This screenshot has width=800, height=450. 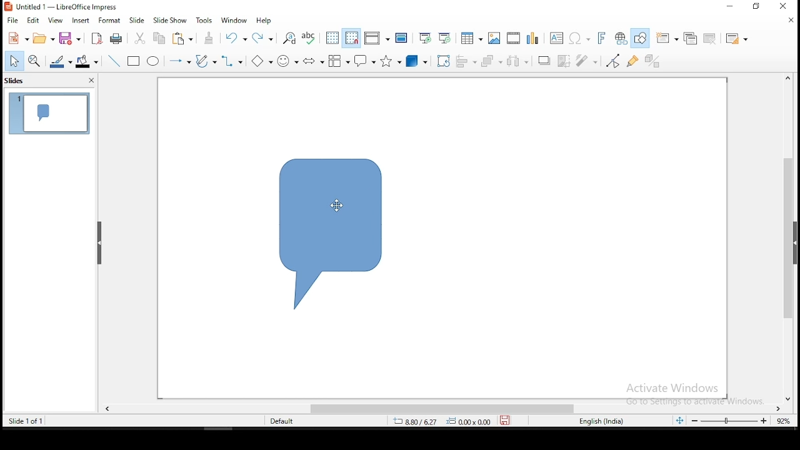 What do you see at coordinates (309, 38) in the screenshot?
I see `spell check` at bounding box center [309, 38].